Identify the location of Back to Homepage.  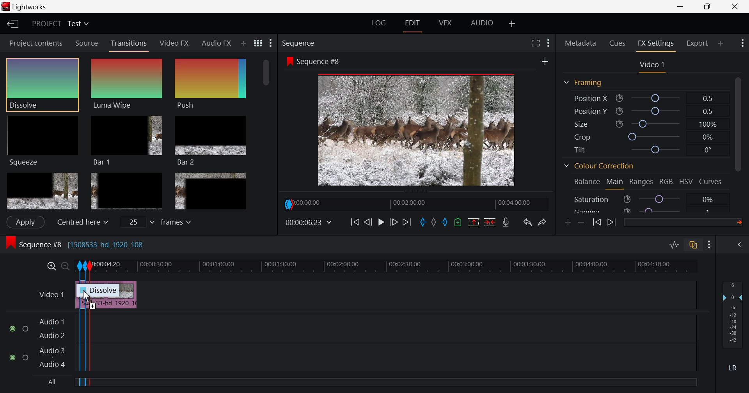
(10, 25).